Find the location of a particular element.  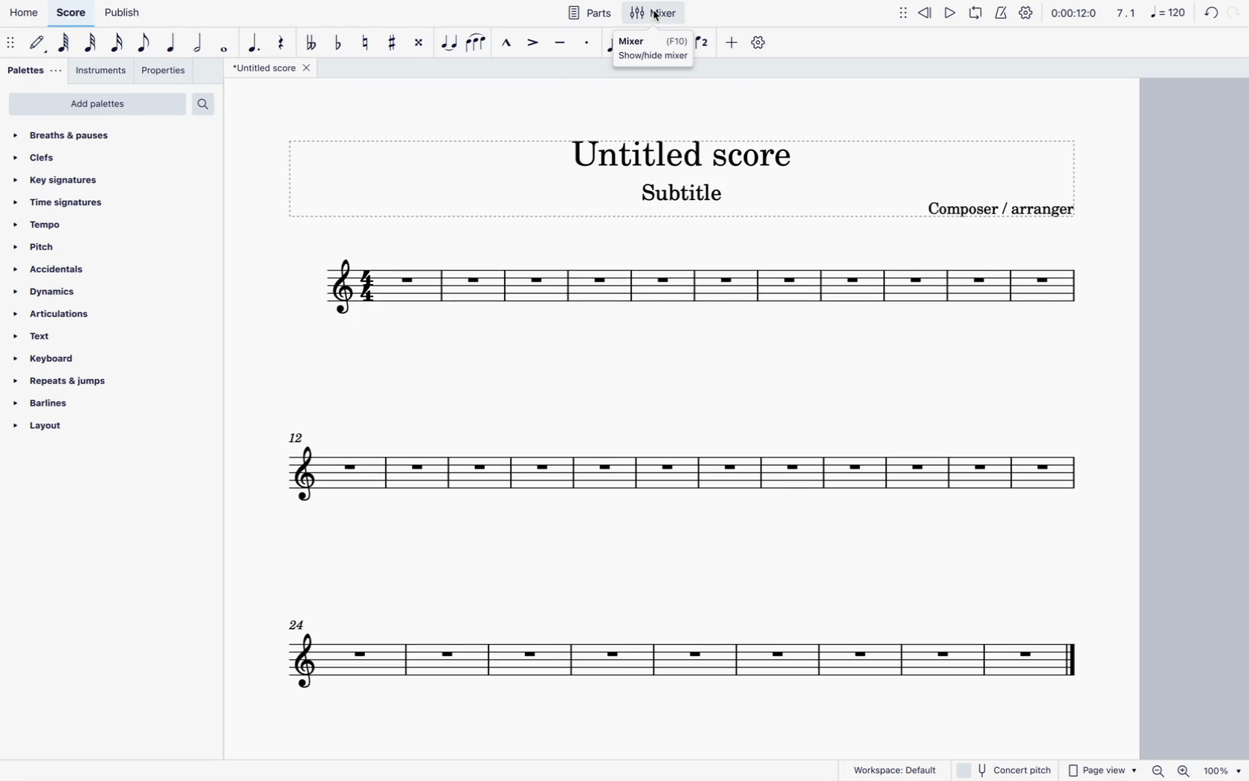

scale is located at coordinates (1149, 15).